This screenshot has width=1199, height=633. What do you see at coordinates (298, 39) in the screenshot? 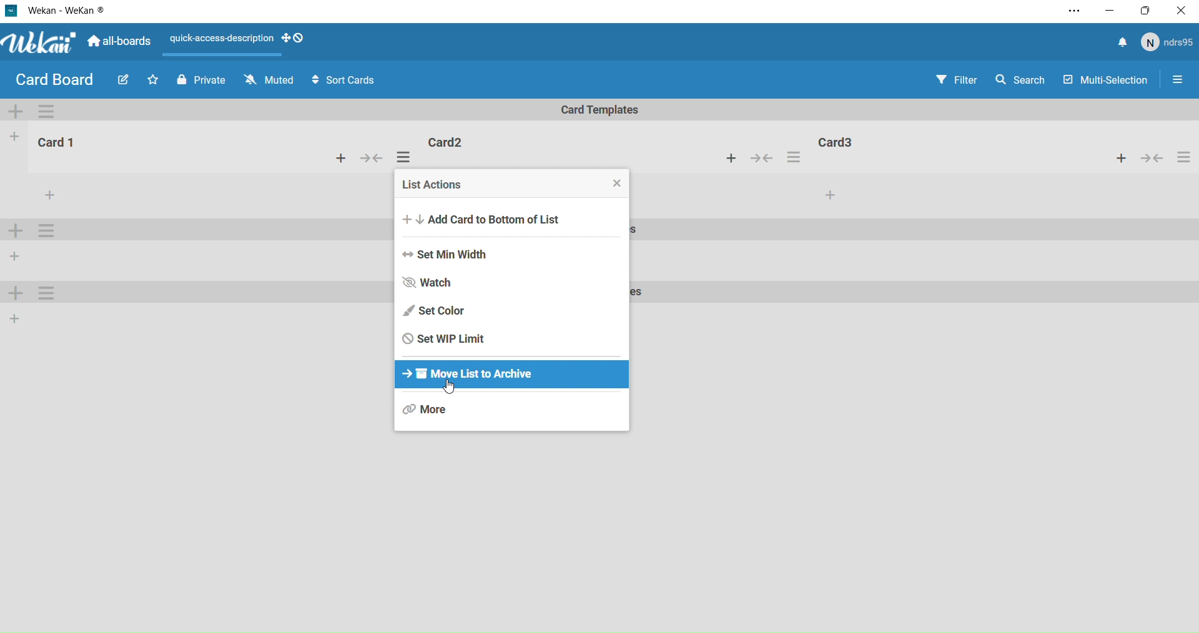
I see `desktop drag handles` at bounding box center [298, 39].